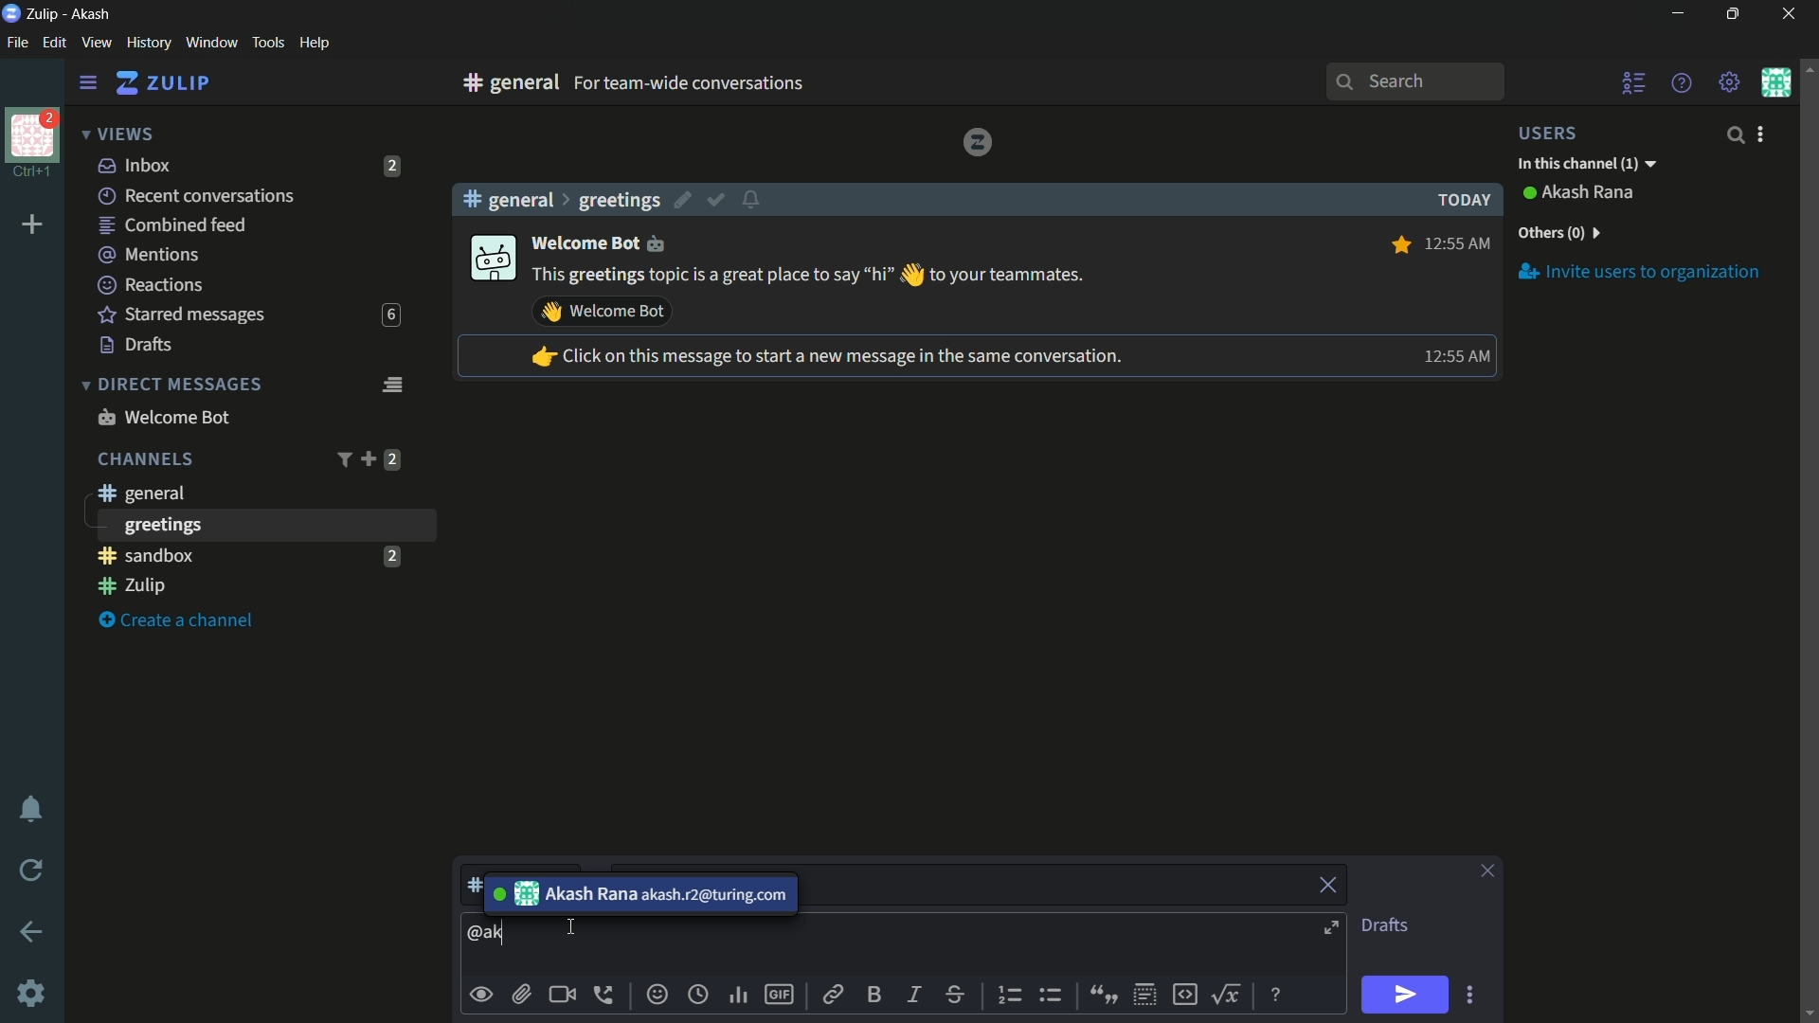 This screenshot has width=1819, height=1023. What do you see at coordinates (152, 256) in the screenshot?
I see `mentions` at bounding box center [152, 256].